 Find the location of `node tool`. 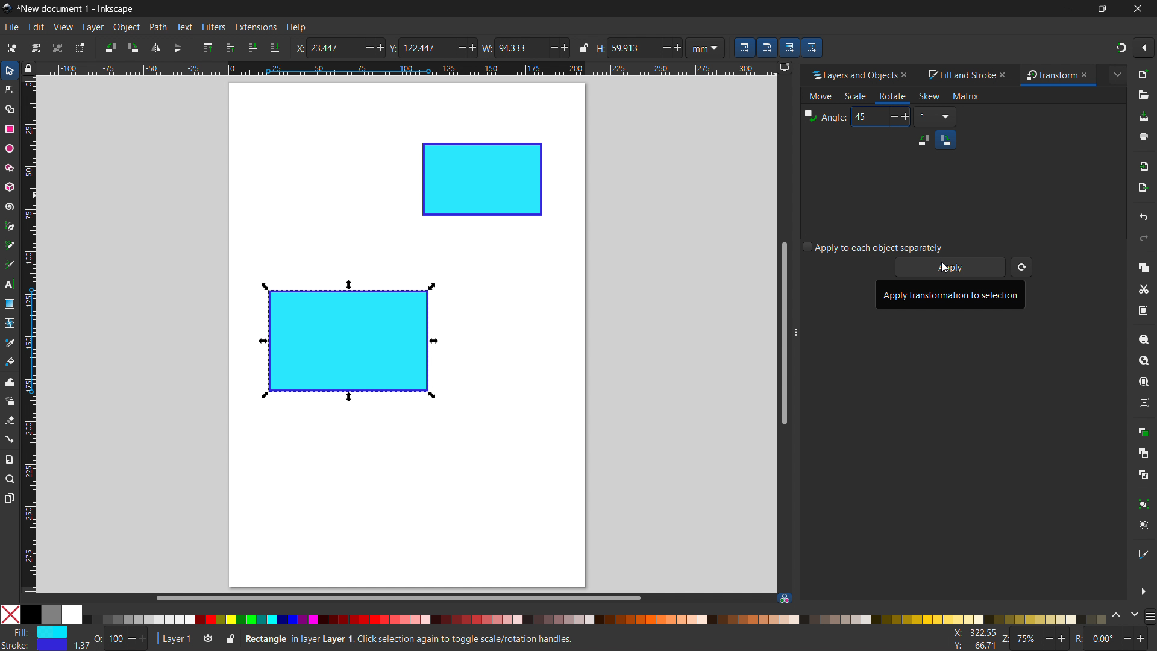

node tool is located at coordinates (9, 89).